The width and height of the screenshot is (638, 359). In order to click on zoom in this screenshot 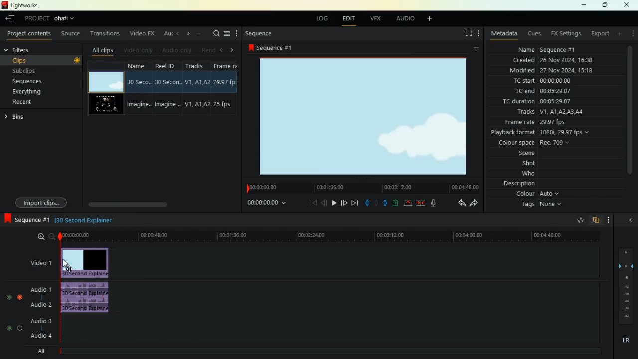, I will do `click(41, 236)`.